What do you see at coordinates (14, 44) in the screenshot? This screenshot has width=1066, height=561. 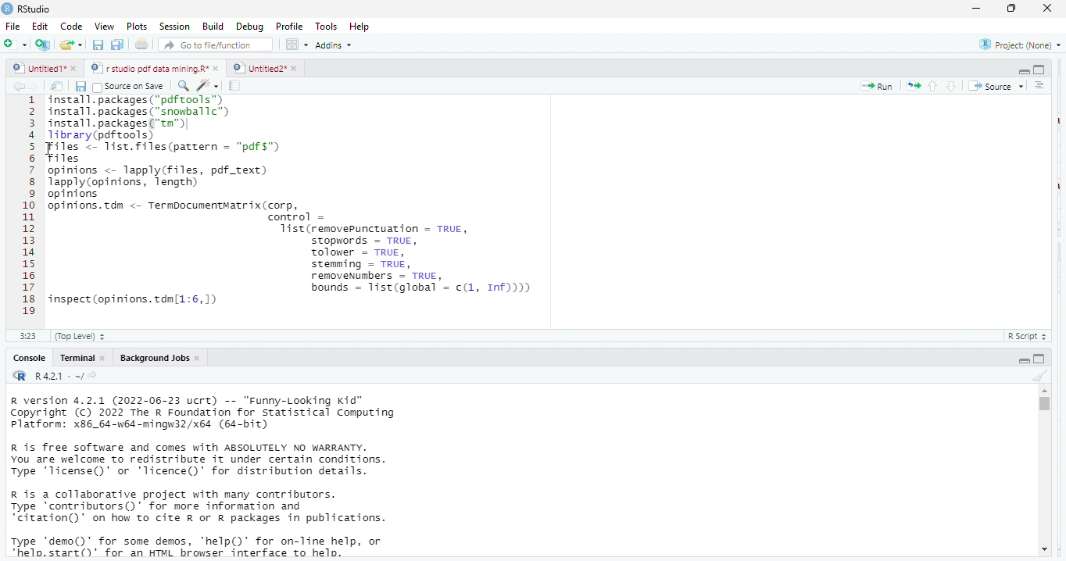 I see `new file` at bounding box center [14, 44].